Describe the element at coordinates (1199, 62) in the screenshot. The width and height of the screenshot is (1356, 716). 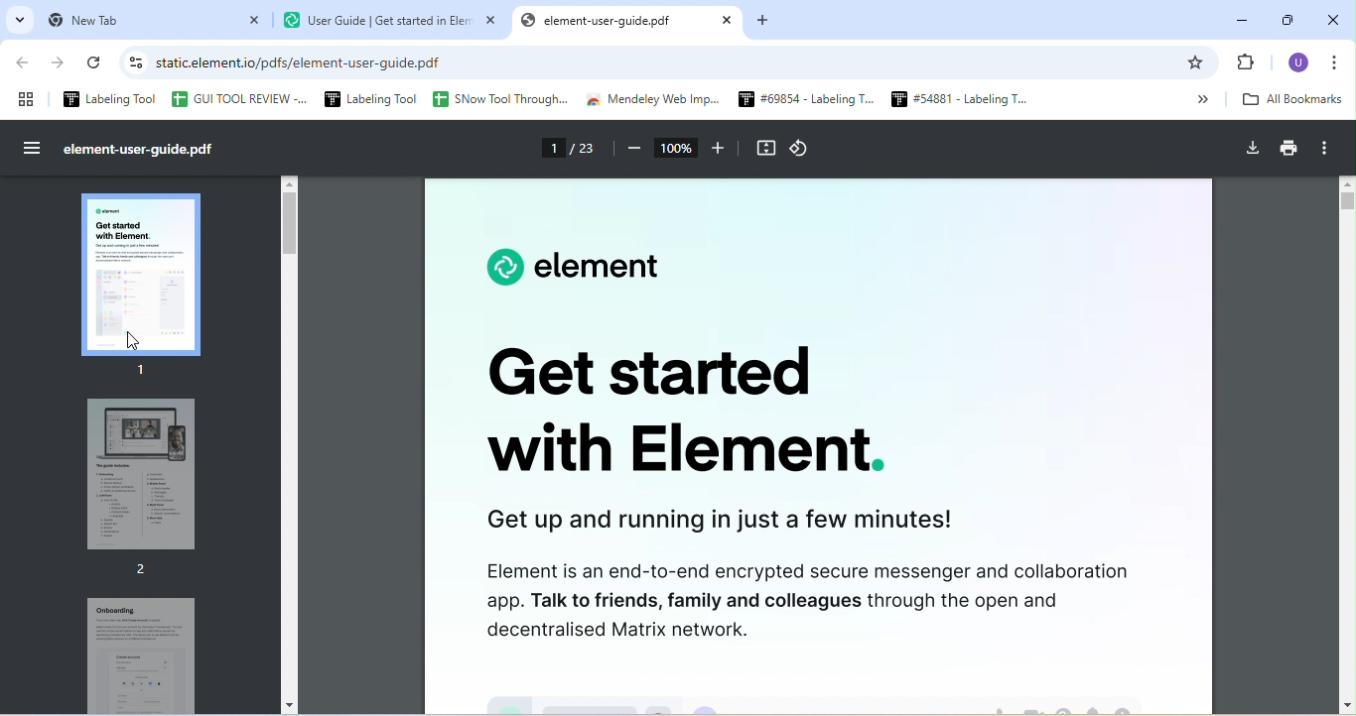
I see `bookmark` at that location.